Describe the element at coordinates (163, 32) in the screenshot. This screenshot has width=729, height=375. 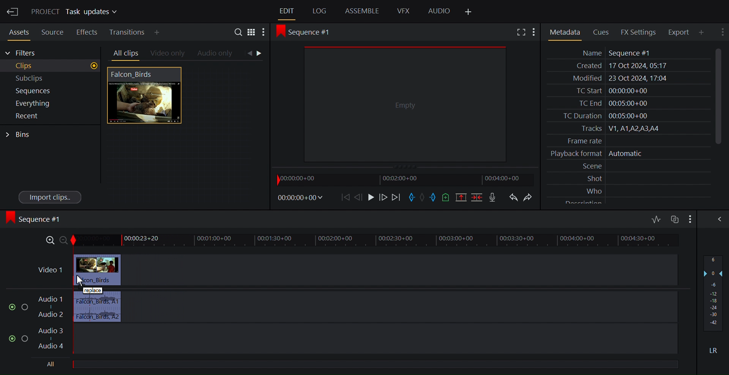
I see `Add` at that location.